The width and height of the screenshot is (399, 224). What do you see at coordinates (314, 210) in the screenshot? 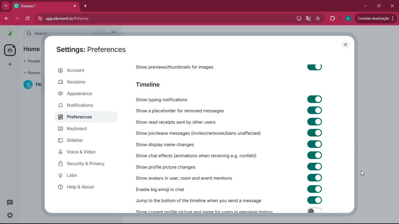
I see `toggle on ` at bounding box center [314, 210].